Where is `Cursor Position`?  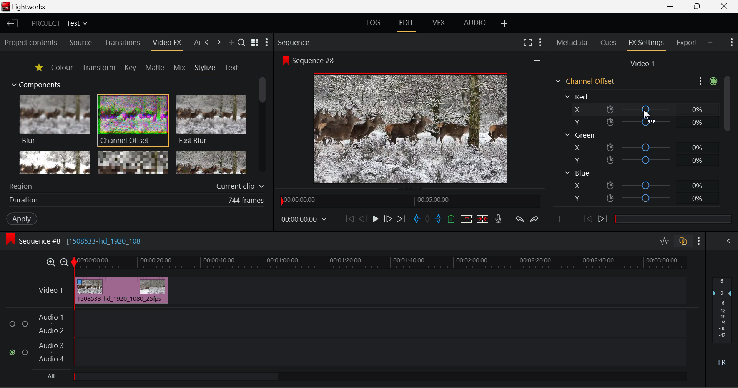
Cursor Position is located at coordinates (645, 114).